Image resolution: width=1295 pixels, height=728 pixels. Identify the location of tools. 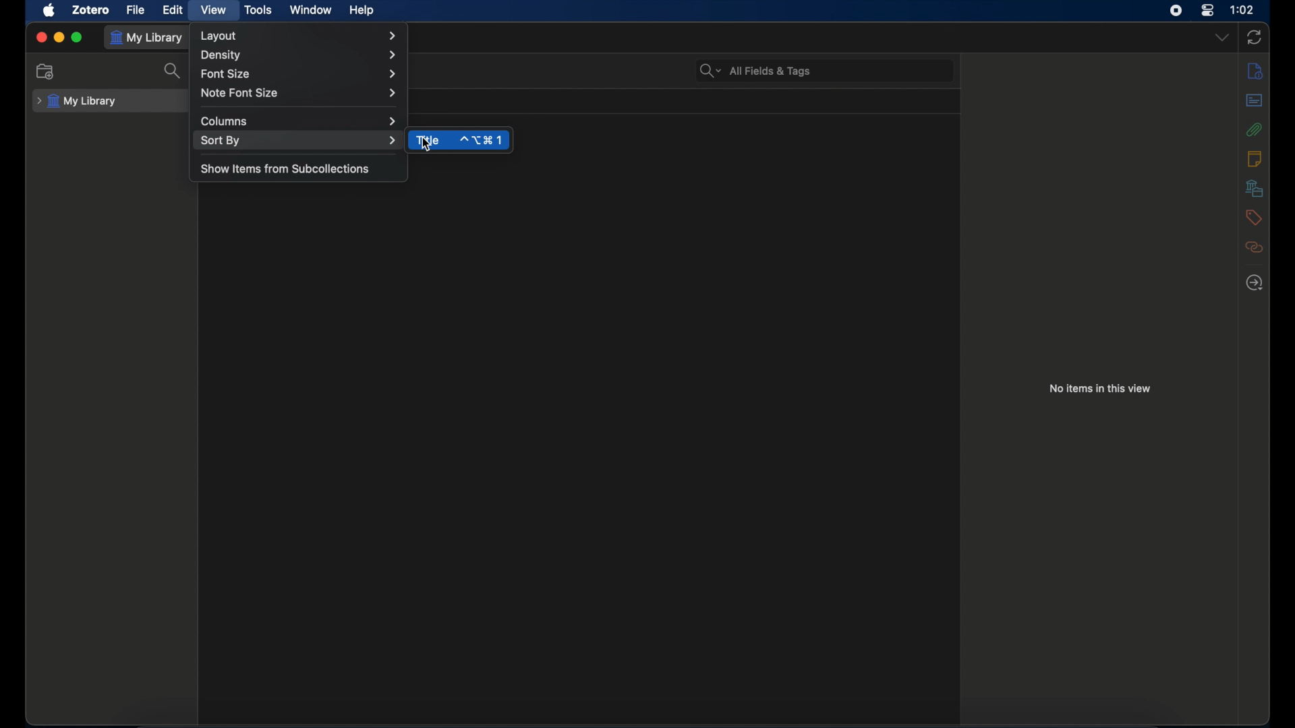
(258, 9).